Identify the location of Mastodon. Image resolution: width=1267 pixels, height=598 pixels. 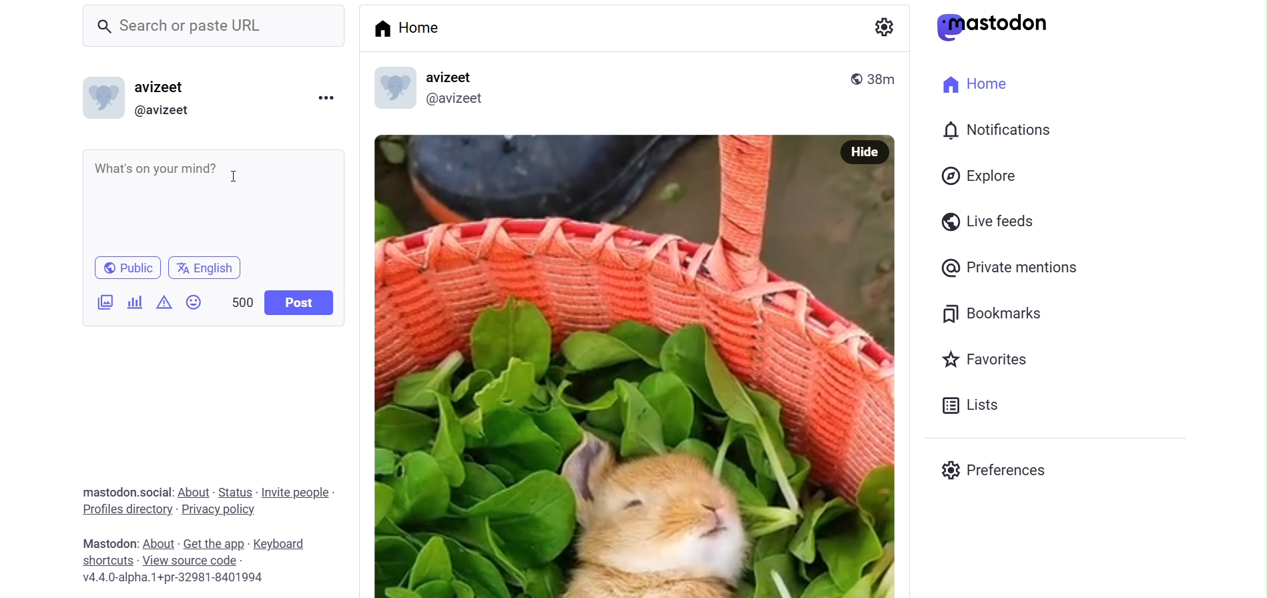
(107, 544).